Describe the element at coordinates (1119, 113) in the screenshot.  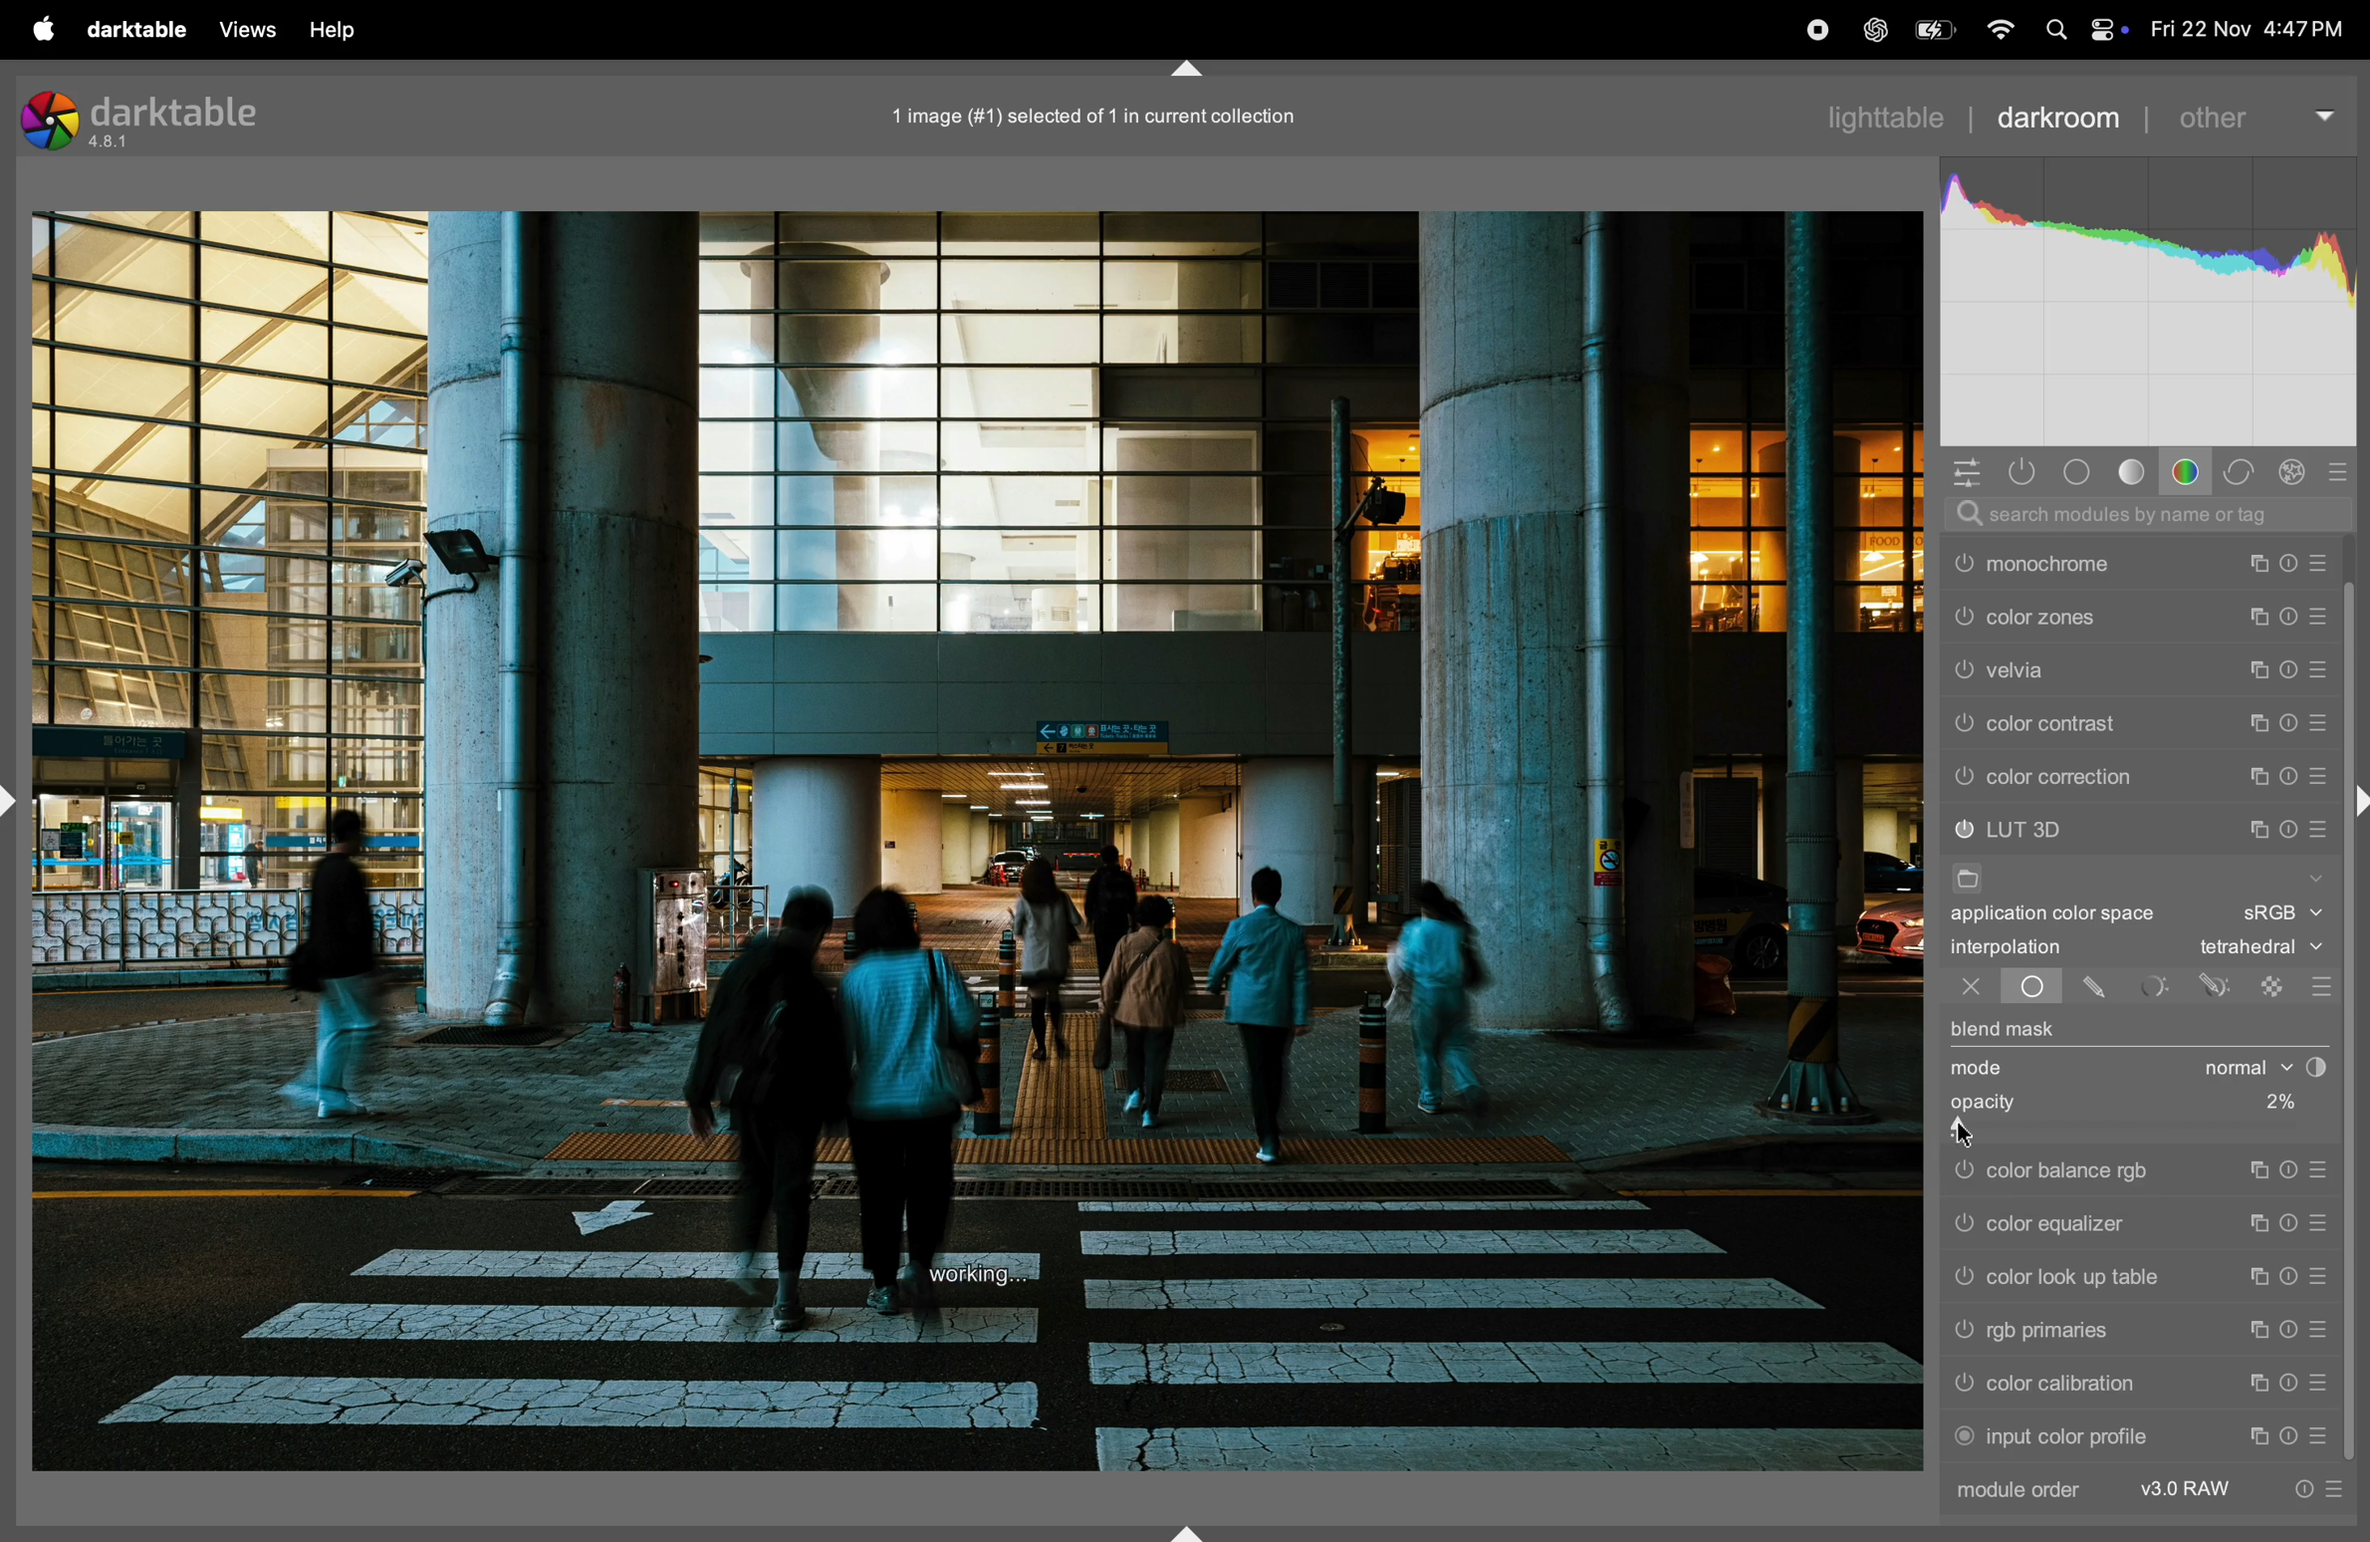
I see `image selected` at that location.